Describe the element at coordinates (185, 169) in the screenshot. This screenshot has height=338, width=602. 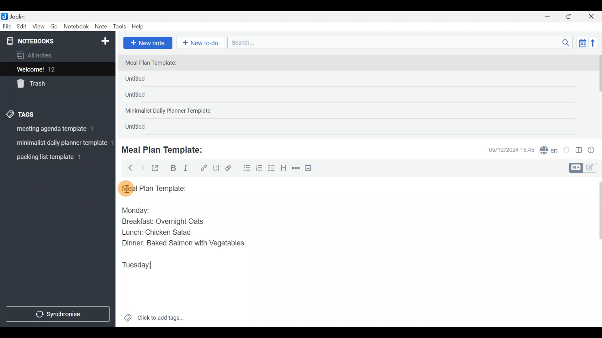
I see `Italic` at that location.